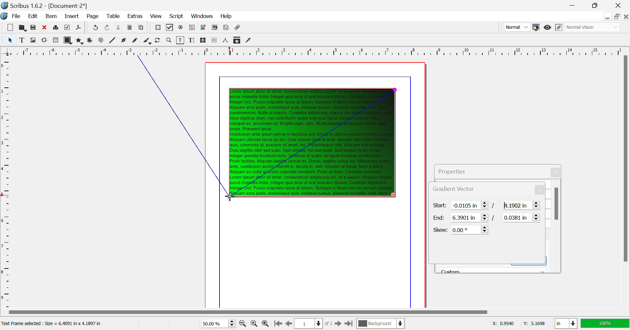 The width and height of the screenshot is (630, 330). What do you see at coordinates (33, 40) in the screenshot?
I see `Image Frame` at bounding box center [33, 40].